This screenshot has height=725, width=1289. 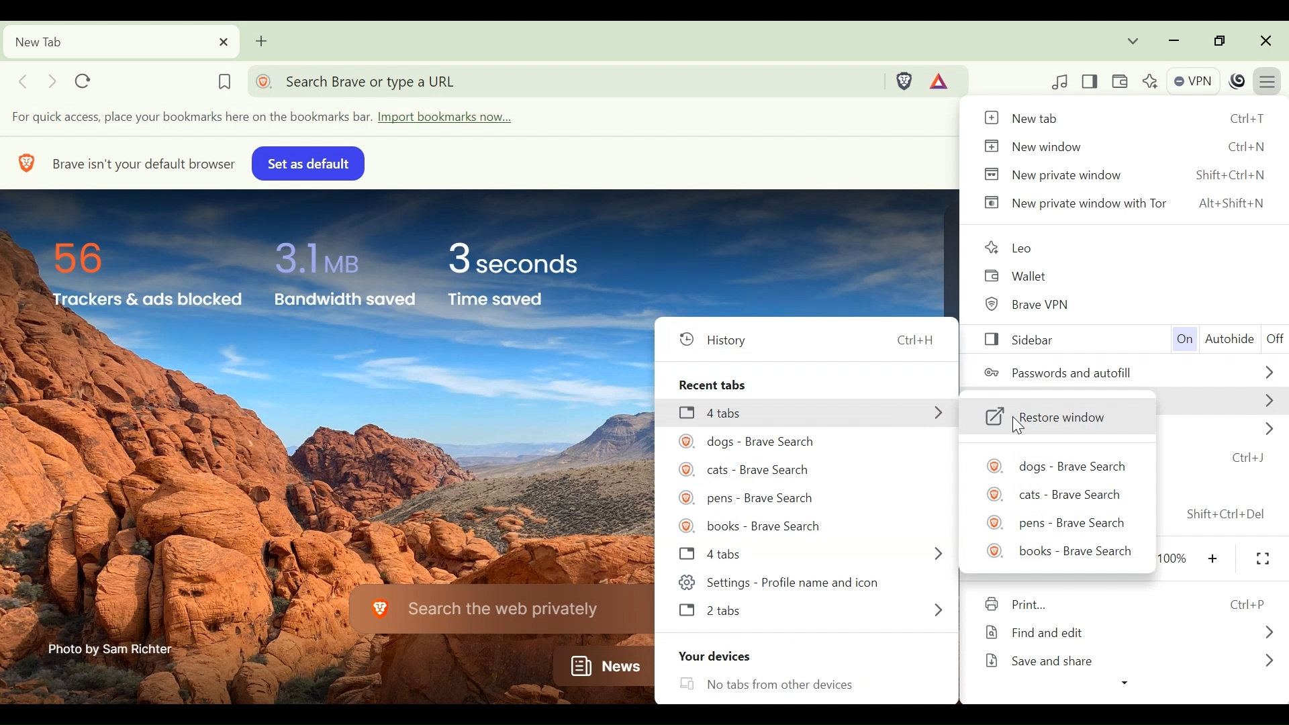 I want to click on [E New private window with Tor, so click(x=1071, y=203).